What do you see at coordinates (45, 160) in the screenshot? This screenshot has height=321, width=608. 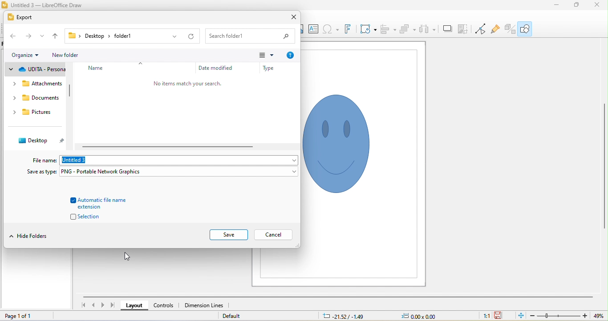 I see `file name` at bounding box center [45, 160].